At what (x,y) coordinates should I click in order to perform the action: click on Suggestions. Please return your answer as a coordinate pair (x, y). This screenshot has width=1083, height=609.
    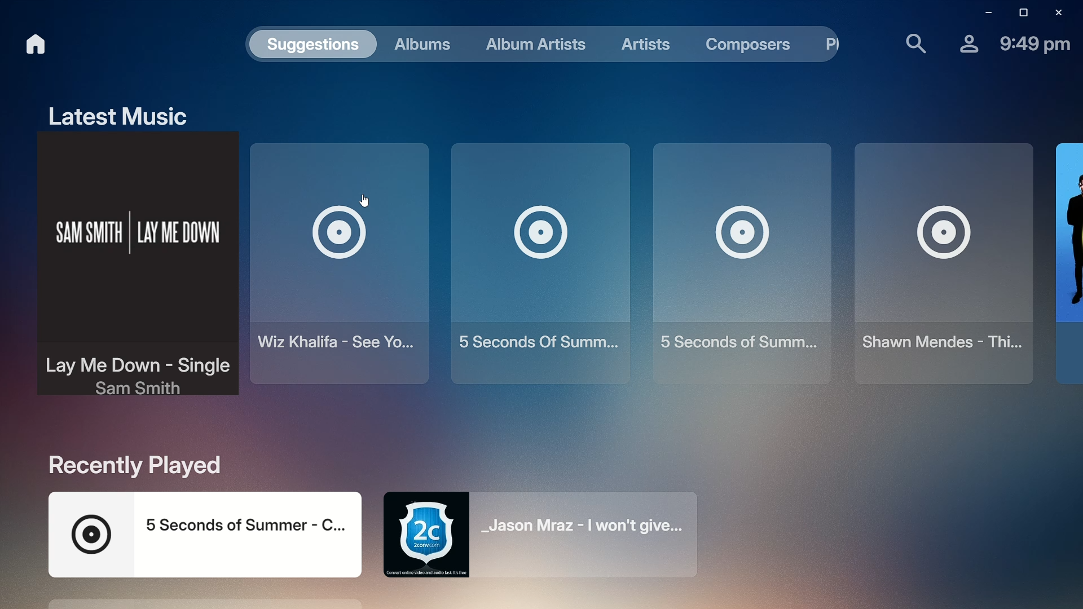
    Looking at the image, I should click on (310, 46).